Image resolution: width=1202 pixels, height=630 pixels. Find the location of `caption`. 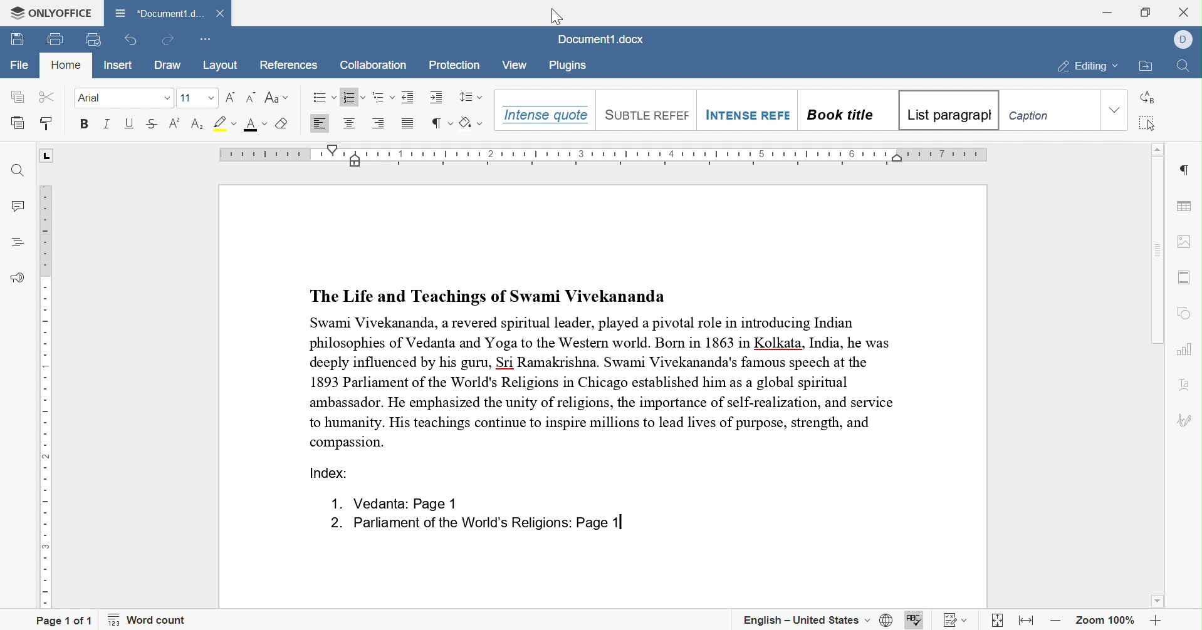

caption is located at coordinates (1048, 111).